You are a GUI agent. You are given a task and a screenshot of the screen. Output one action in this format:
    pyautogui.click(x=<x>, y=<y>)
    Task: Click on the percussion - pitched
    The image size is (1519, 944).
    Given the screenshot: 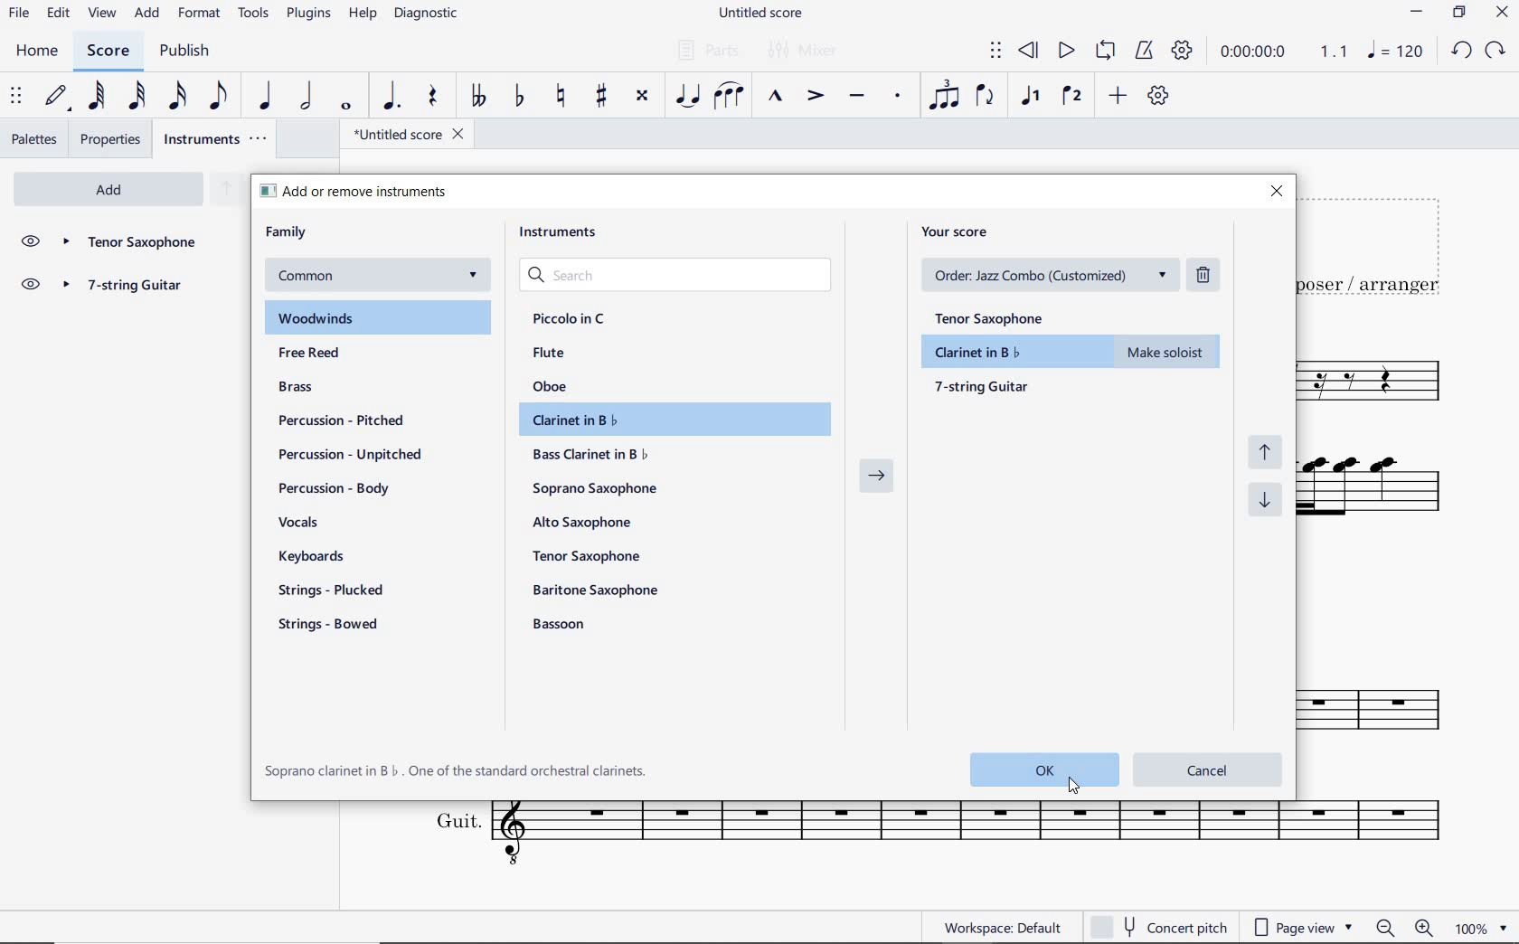 What is the action you would take?
    pyautogui.click(x=336, y=420)
    